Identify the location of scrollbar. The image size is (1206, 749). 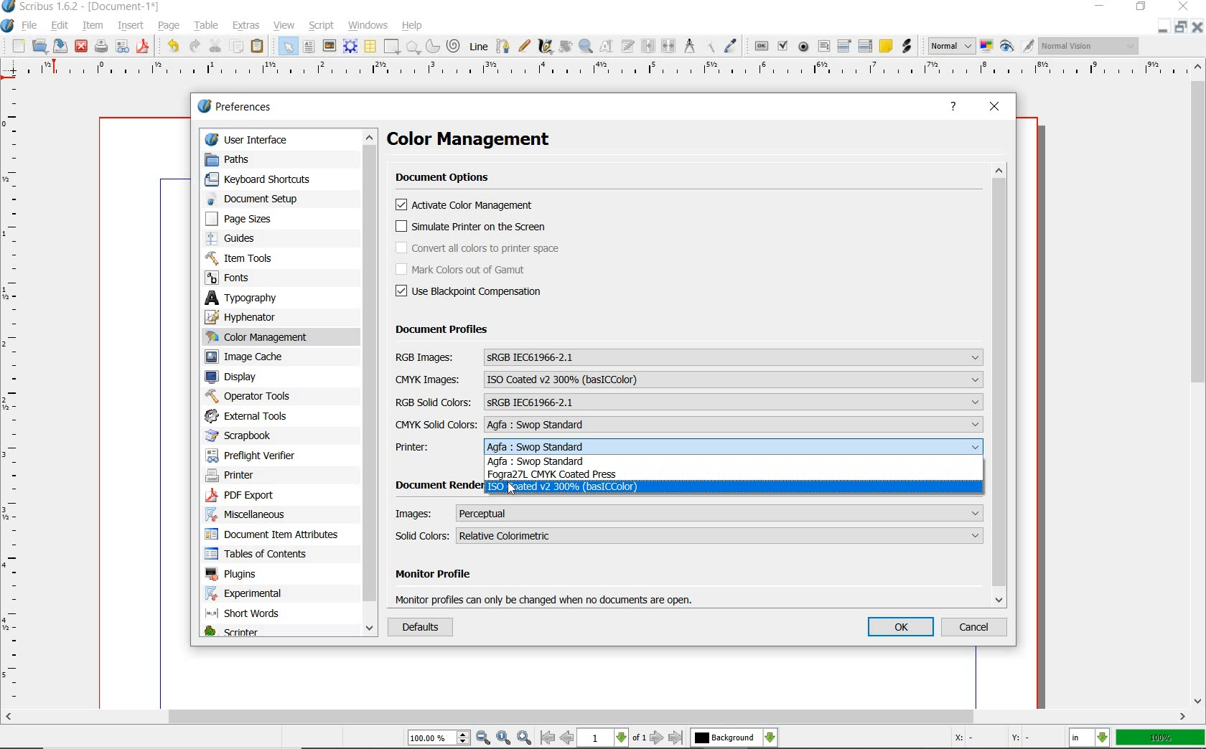
(1197, 384).